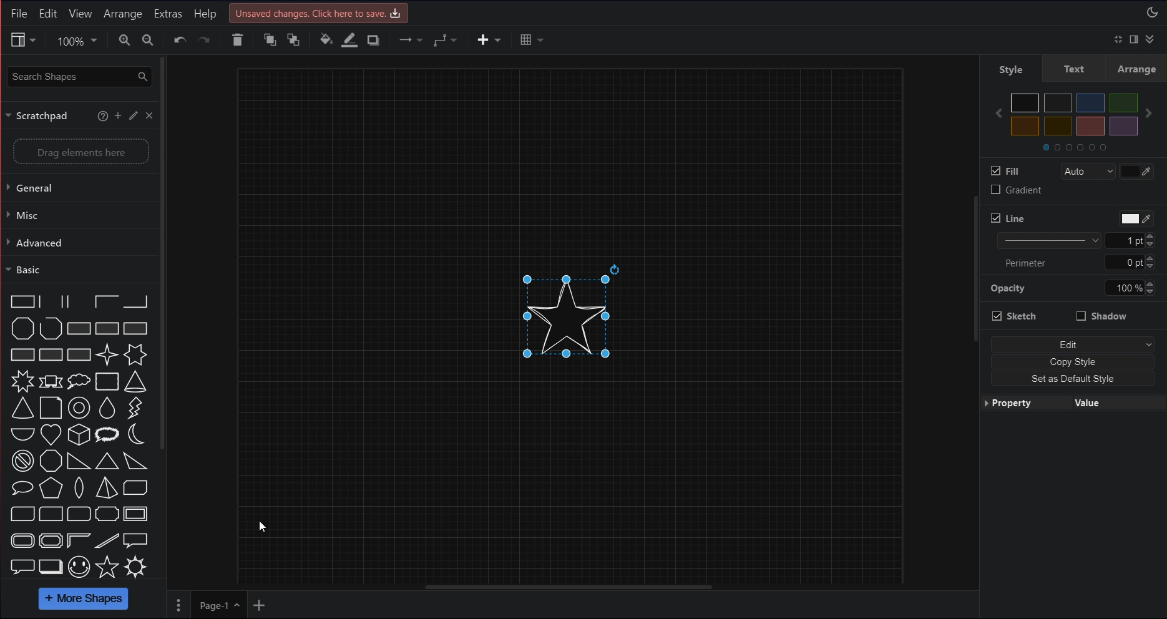  What do you see at coordinates (22, 461) in the screenshot?
I see `no symbol` at bounding box center [22, 461].